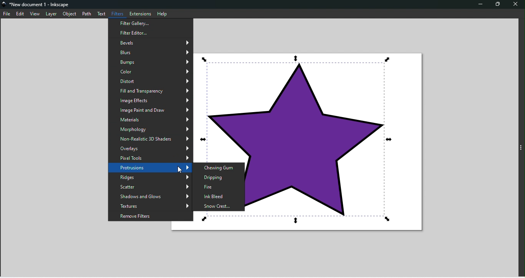 This screenshot has height=278, width=525. I want to click on Layer, so click(52, 14).